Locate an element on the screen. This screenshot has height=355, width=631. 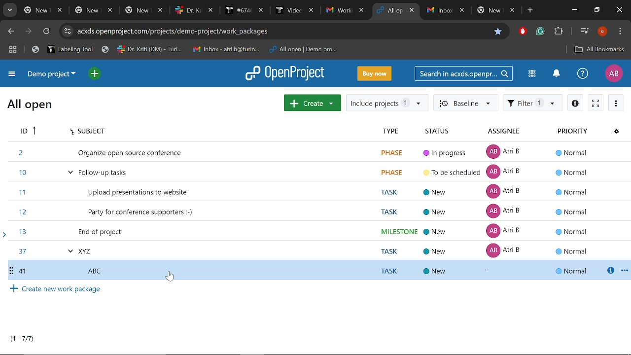
Customize and control chrome is located at coordinates (620, 31).